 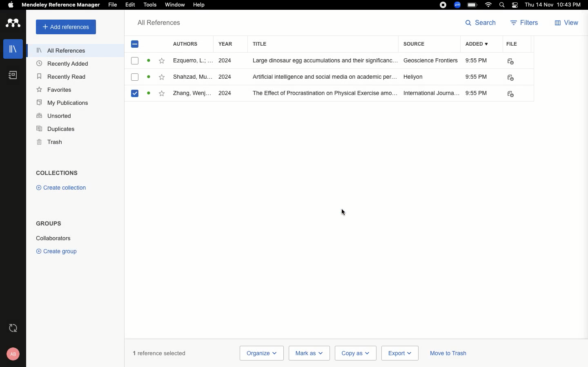 What do you see at coordinates (414, 76) in the screenshot?
I see `Hellyon` at bounding box center [414, 76].